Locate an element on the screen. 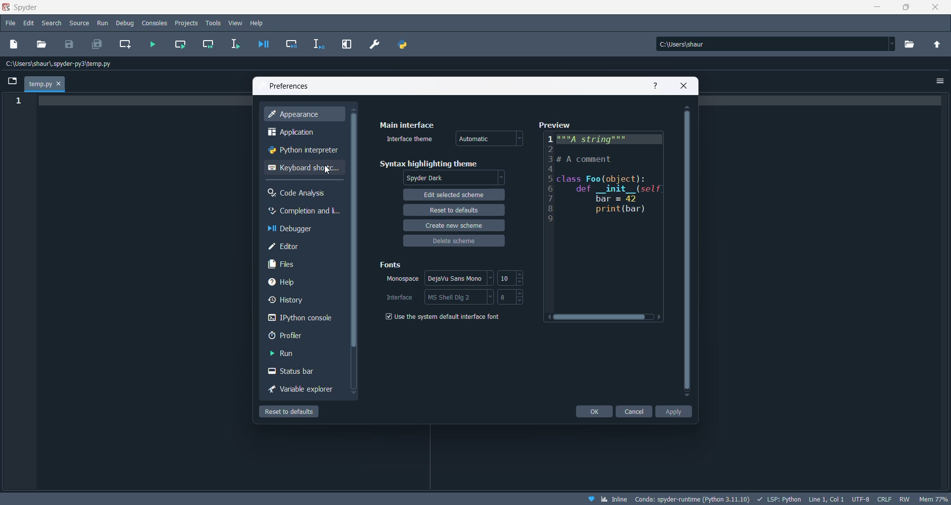 The height and width of the screenshot is (505, 951). create new scheme is located at coordinates (455, 226).